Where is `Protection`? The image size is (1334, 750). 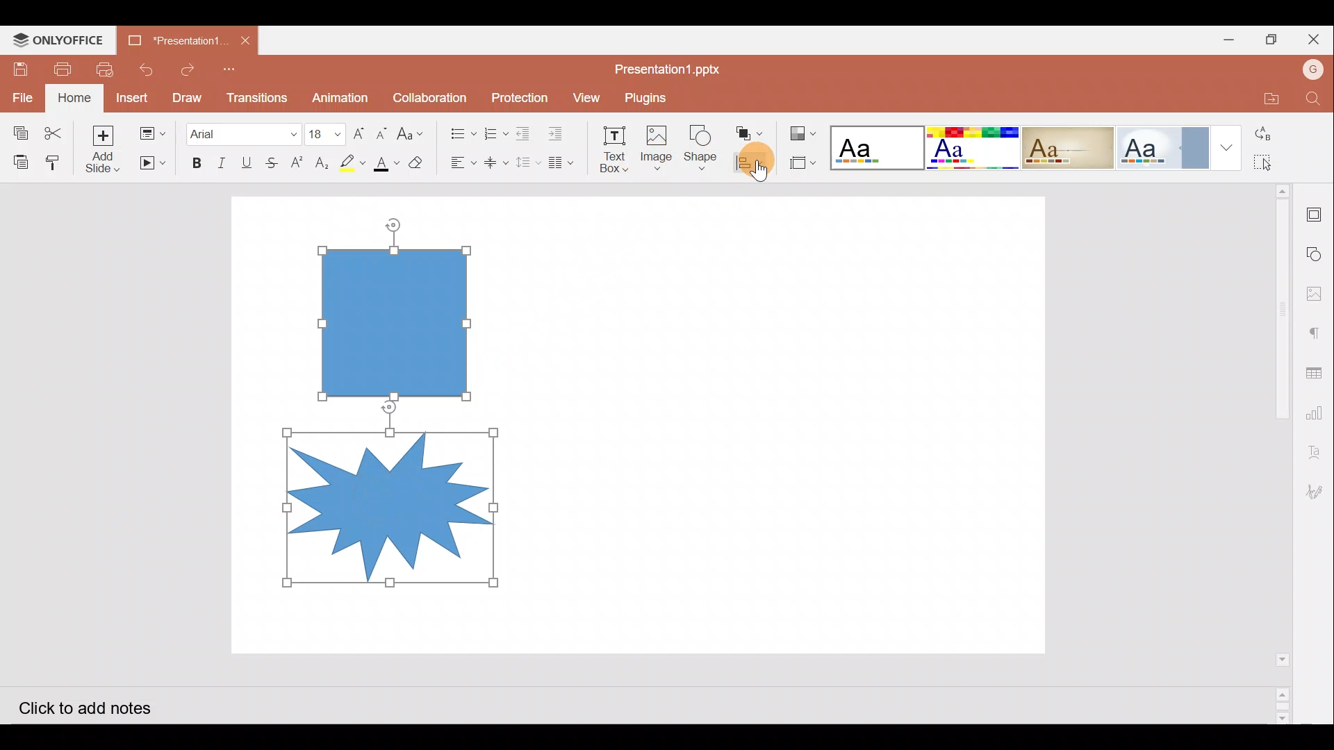 Protection is located at coordinates (516, 97).